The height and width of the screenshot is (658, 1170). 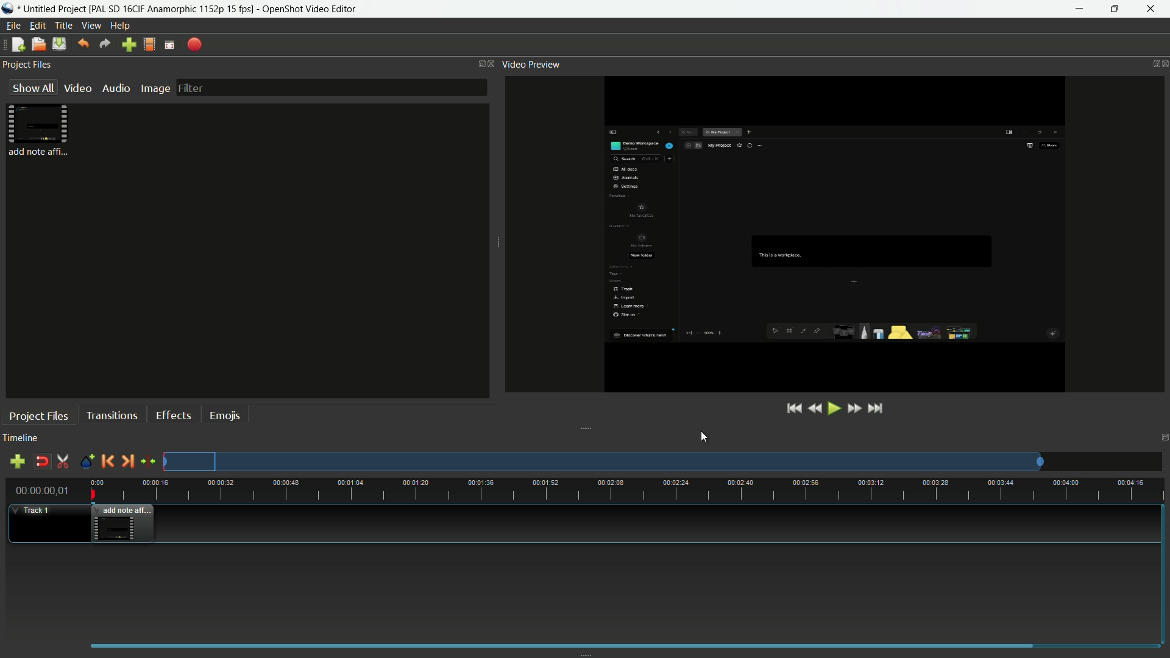 I want to click on time, so click(x=628, y=491).